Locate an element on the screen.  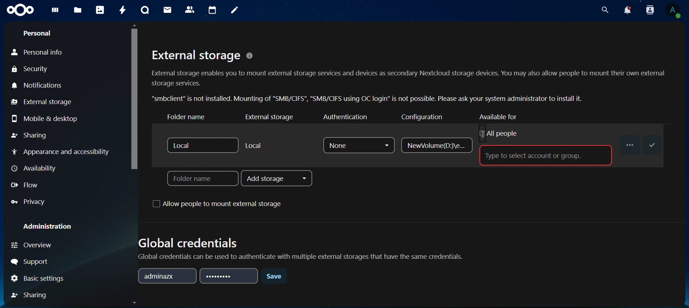
icon is located at coordinates (20, 9).